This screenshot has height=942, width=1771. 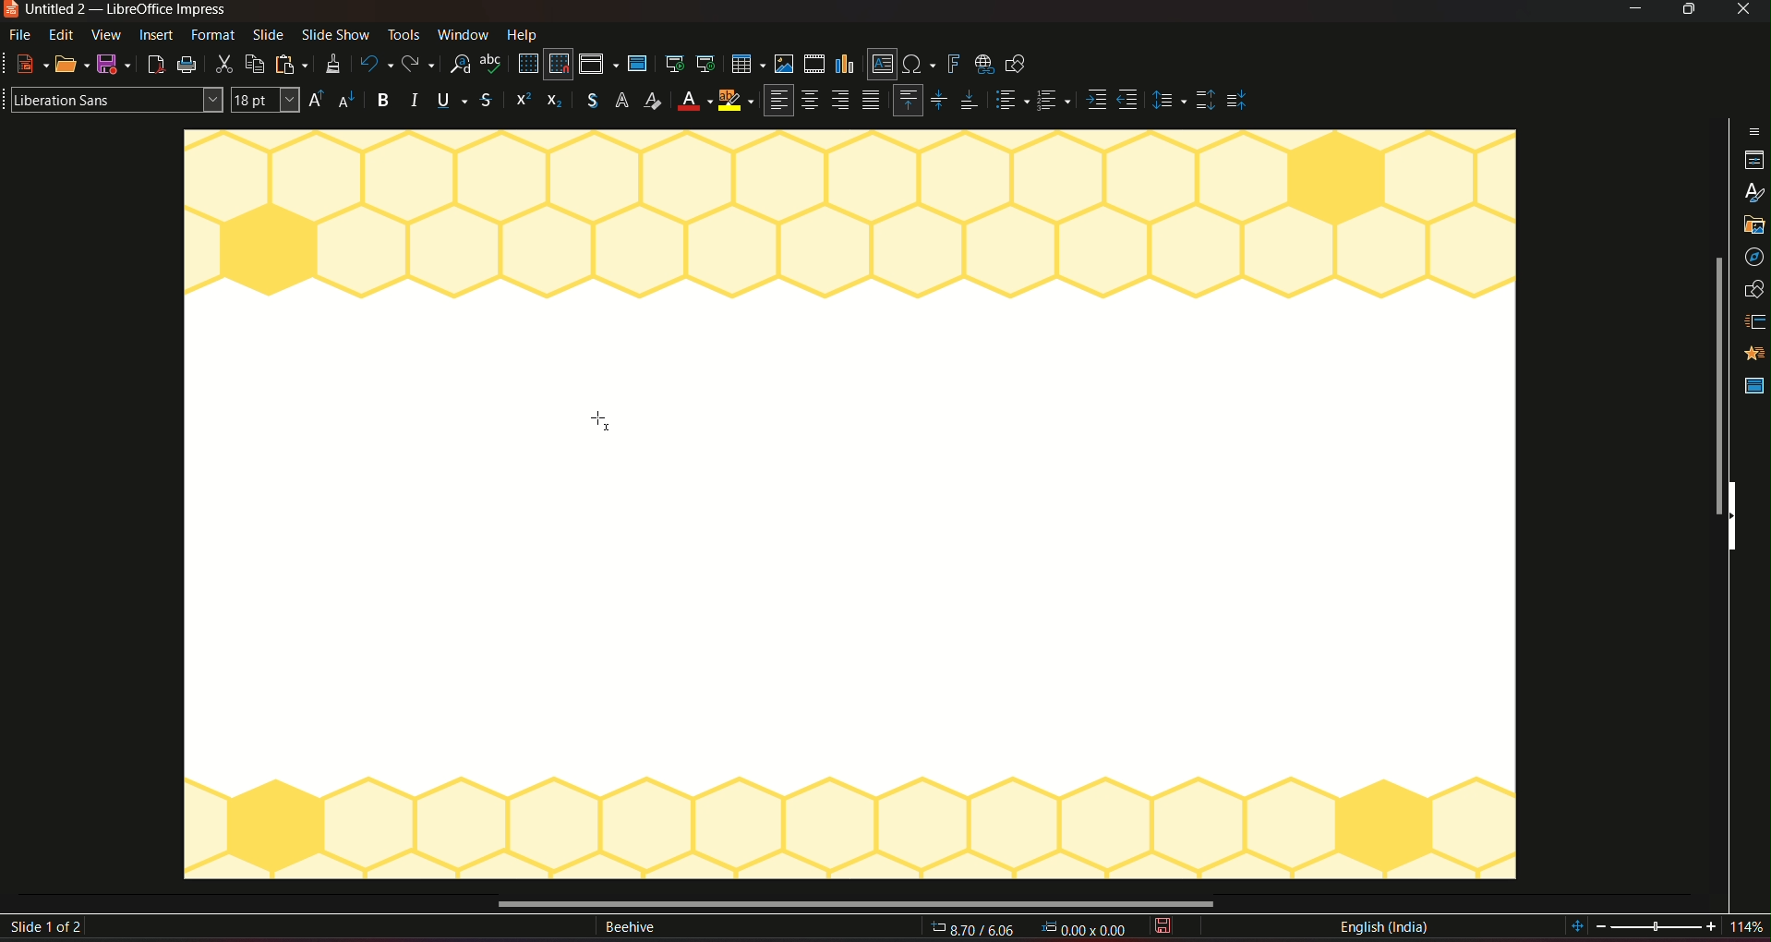 What do you see at coordinates (452, 99) in the screenshot?
I see `Underline` at bounding box center [452, 99].